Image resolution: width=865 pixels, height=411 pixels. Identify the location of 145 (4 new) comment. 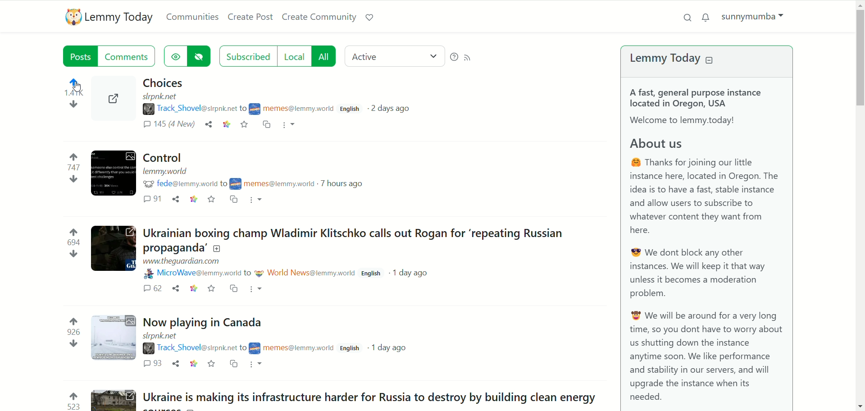
(168, 124).